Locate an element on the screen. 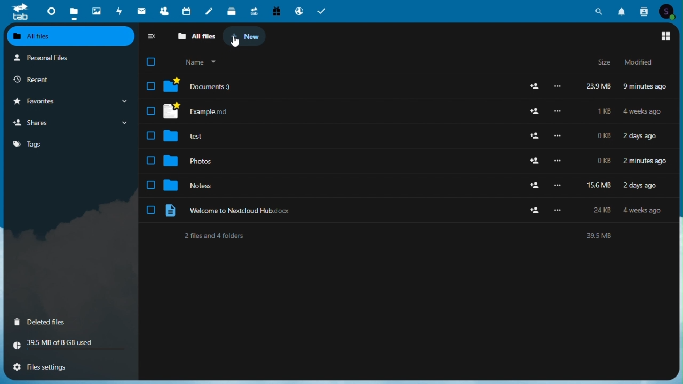 This screenshot has width=683, height=384. File is located at coordinates (419, 86).